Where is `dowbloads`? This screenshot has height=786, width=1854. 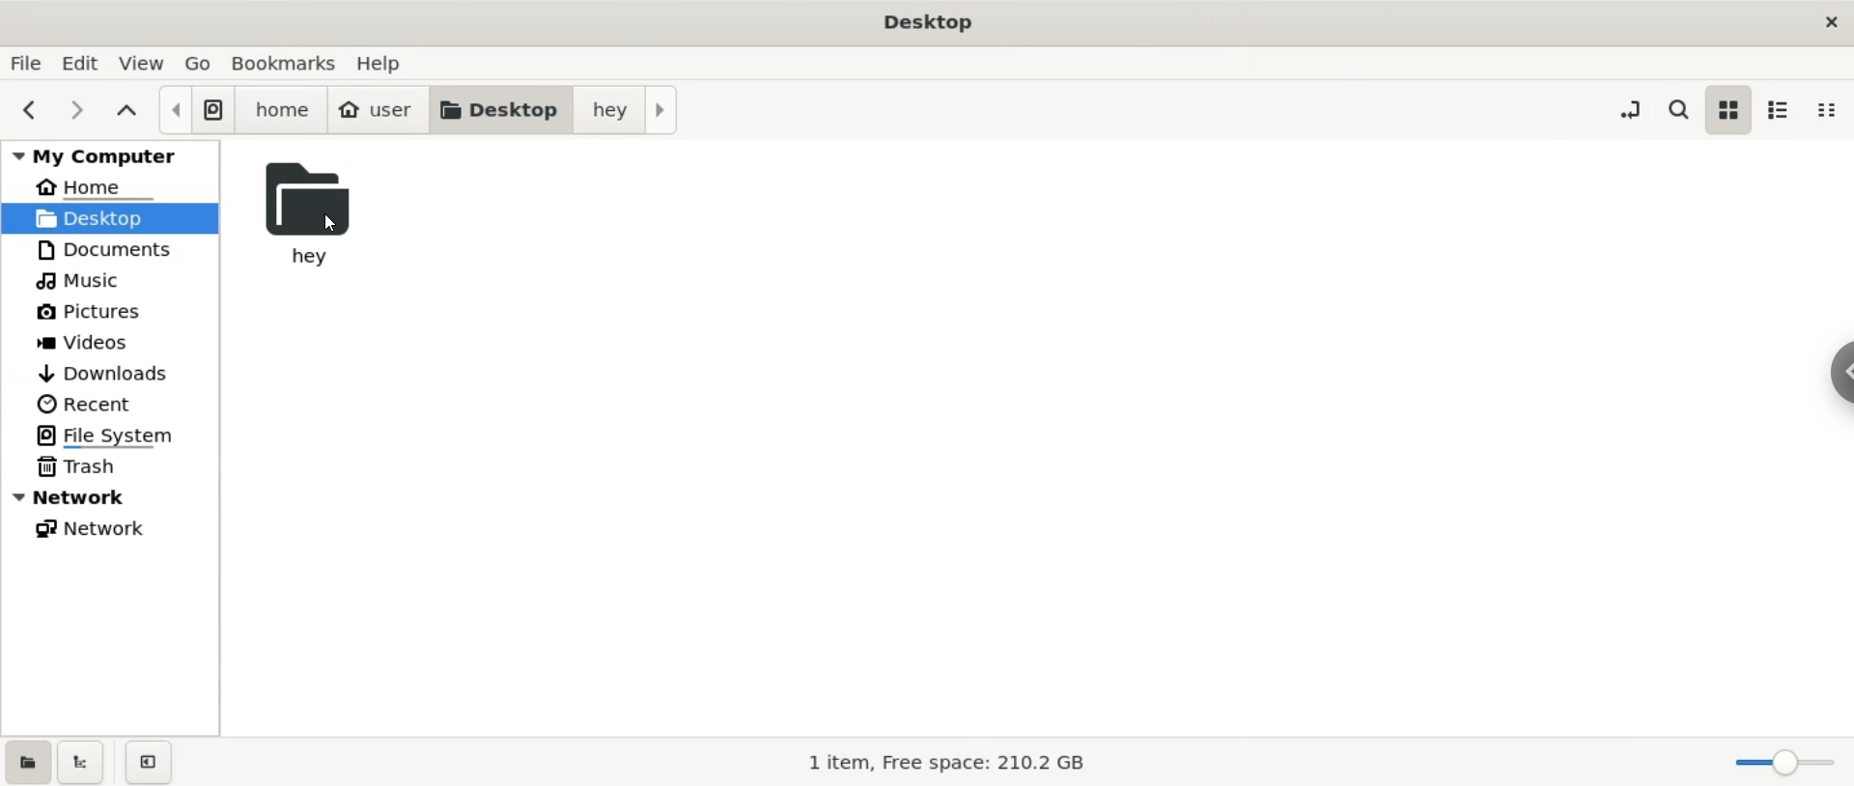
dowbloads is located at coordinates (111, 373).